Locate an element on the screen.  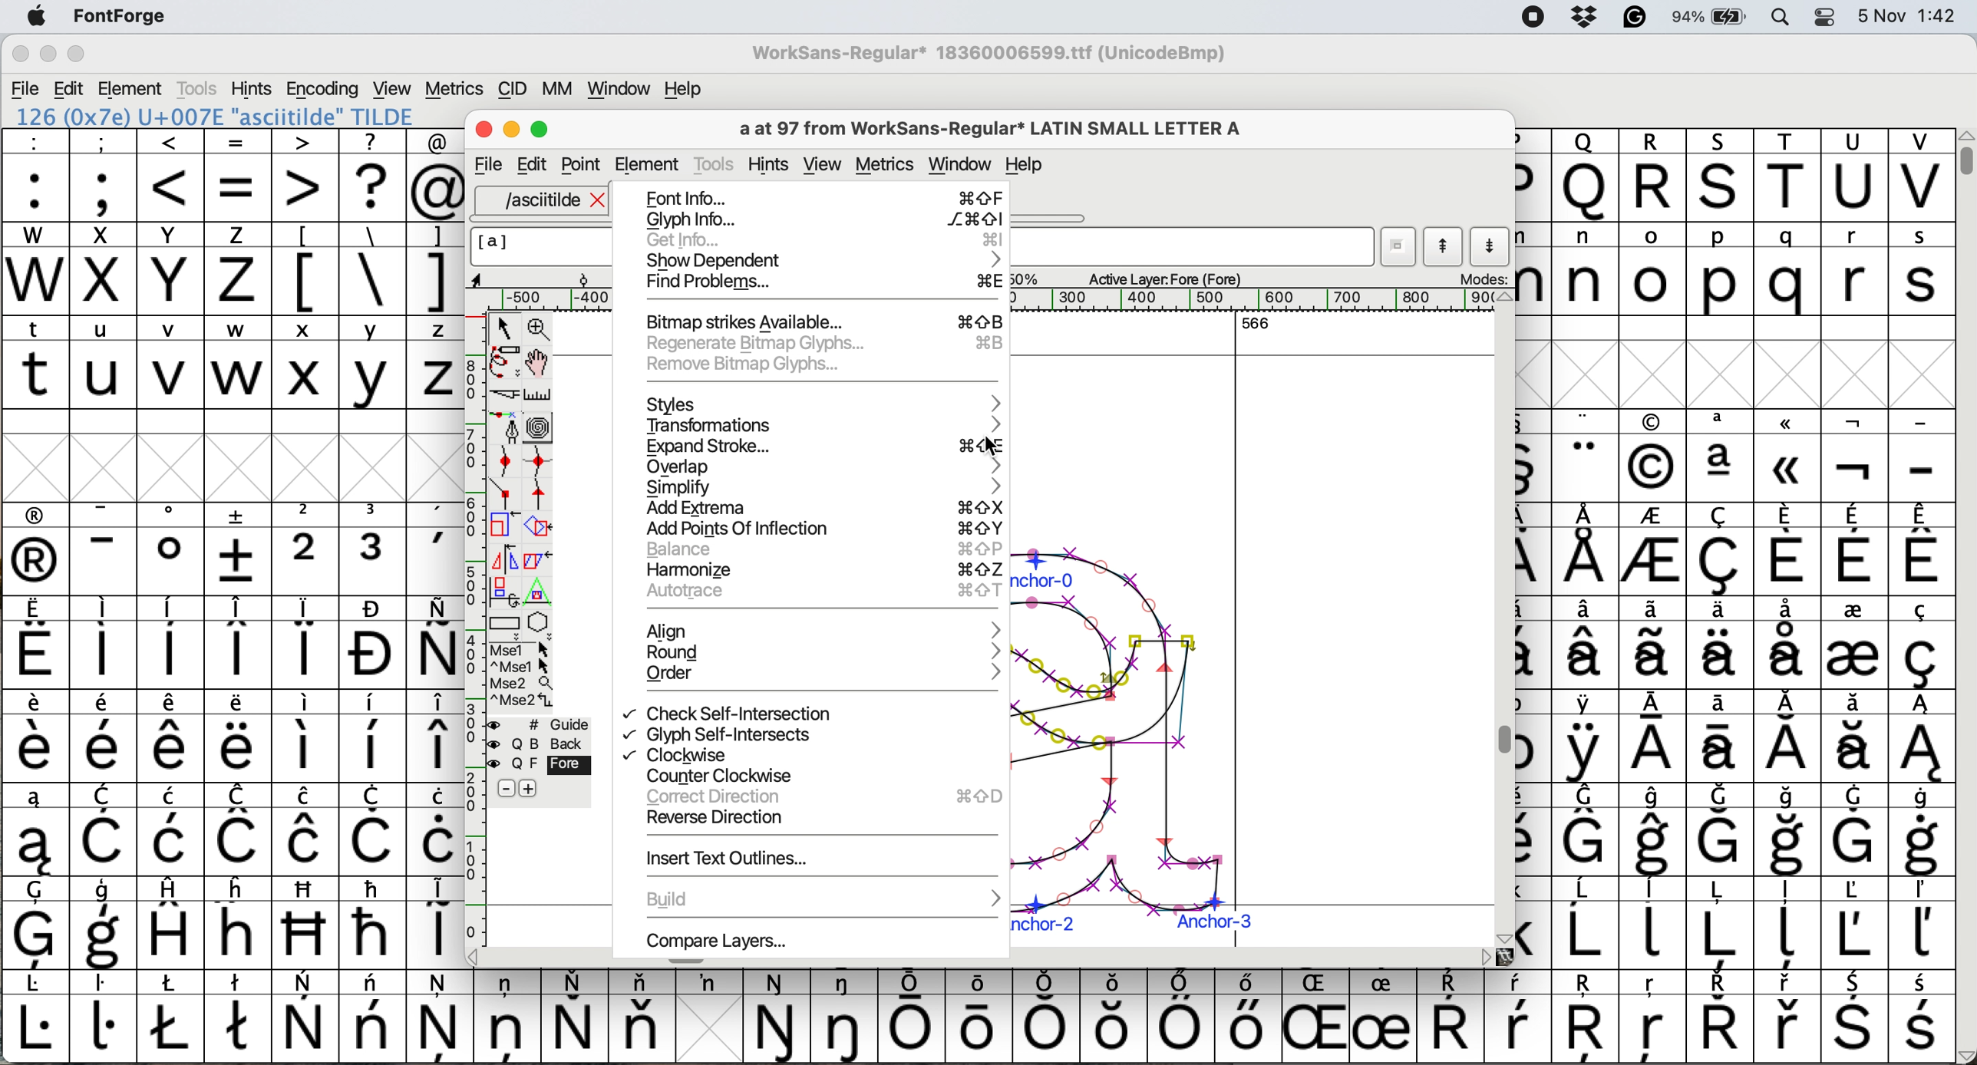
autorace is located at coordinates (818, 596).